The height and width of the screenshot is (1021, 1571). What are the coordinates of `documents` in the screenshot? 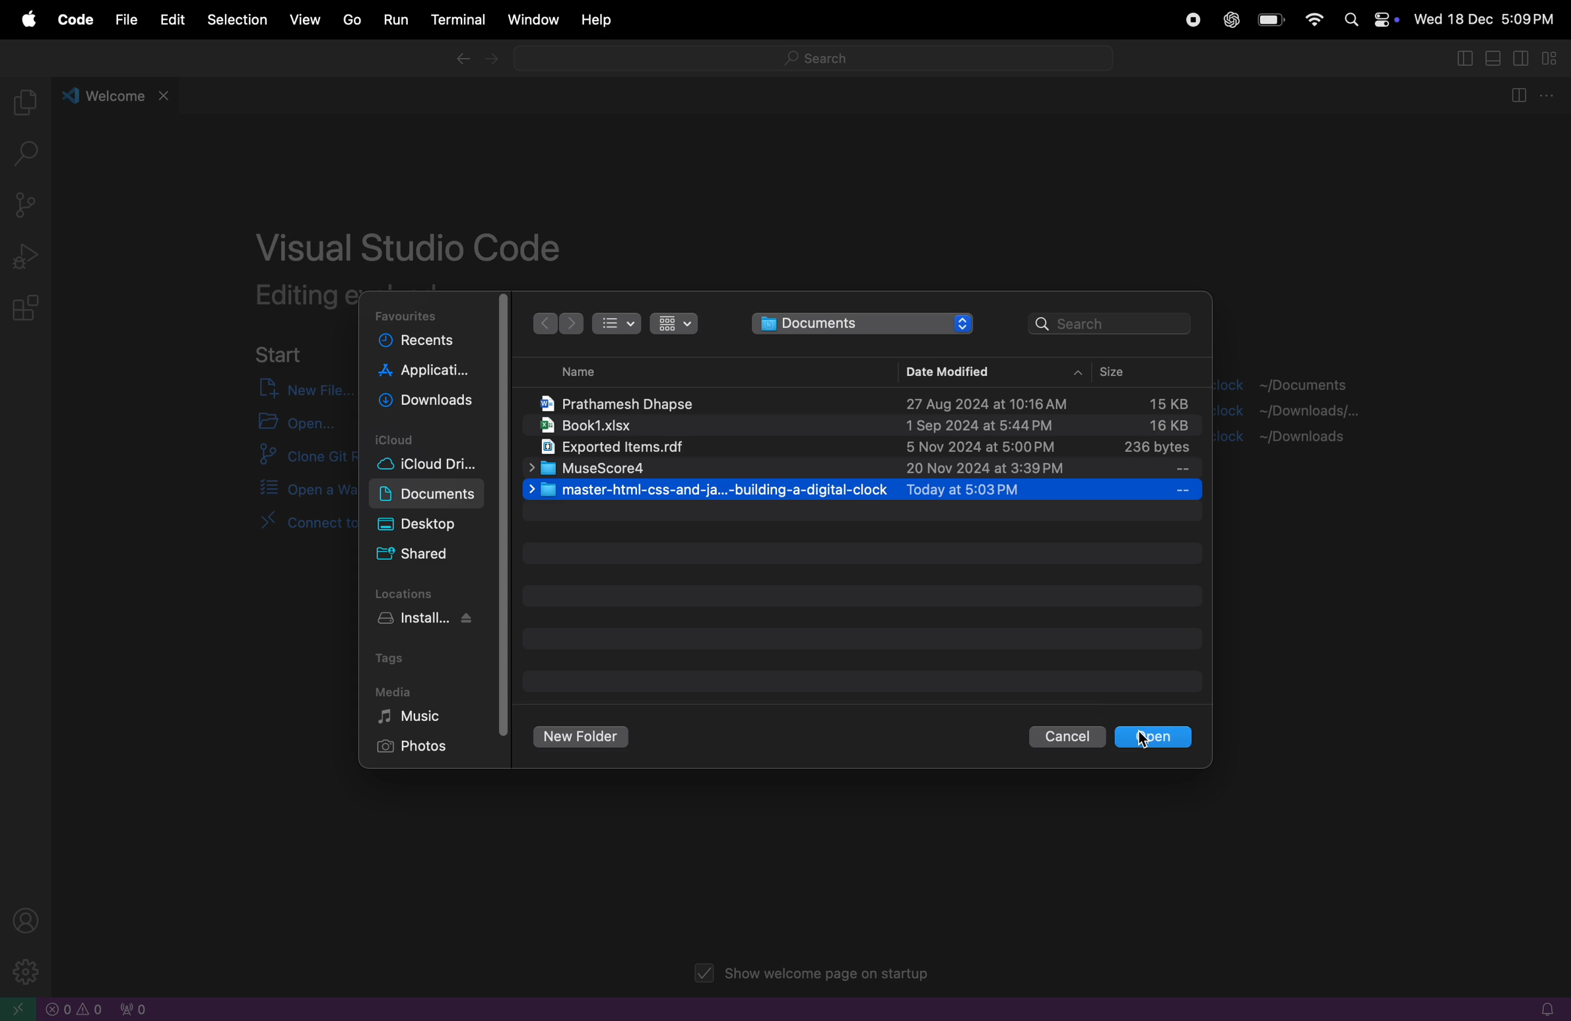 It's located at (863, 323).